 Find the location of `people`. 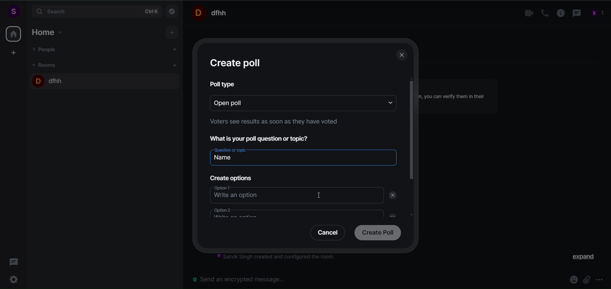

people is located at coordinates (46, 49).